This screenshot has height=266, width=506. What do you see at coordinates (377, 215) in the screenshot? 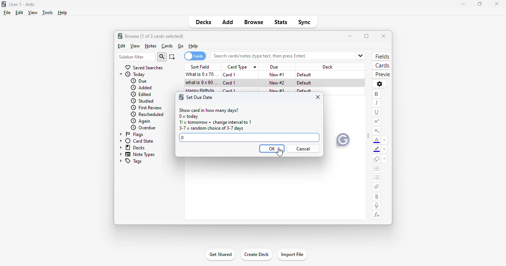
I see `equations` at bounding box center [377, 215].